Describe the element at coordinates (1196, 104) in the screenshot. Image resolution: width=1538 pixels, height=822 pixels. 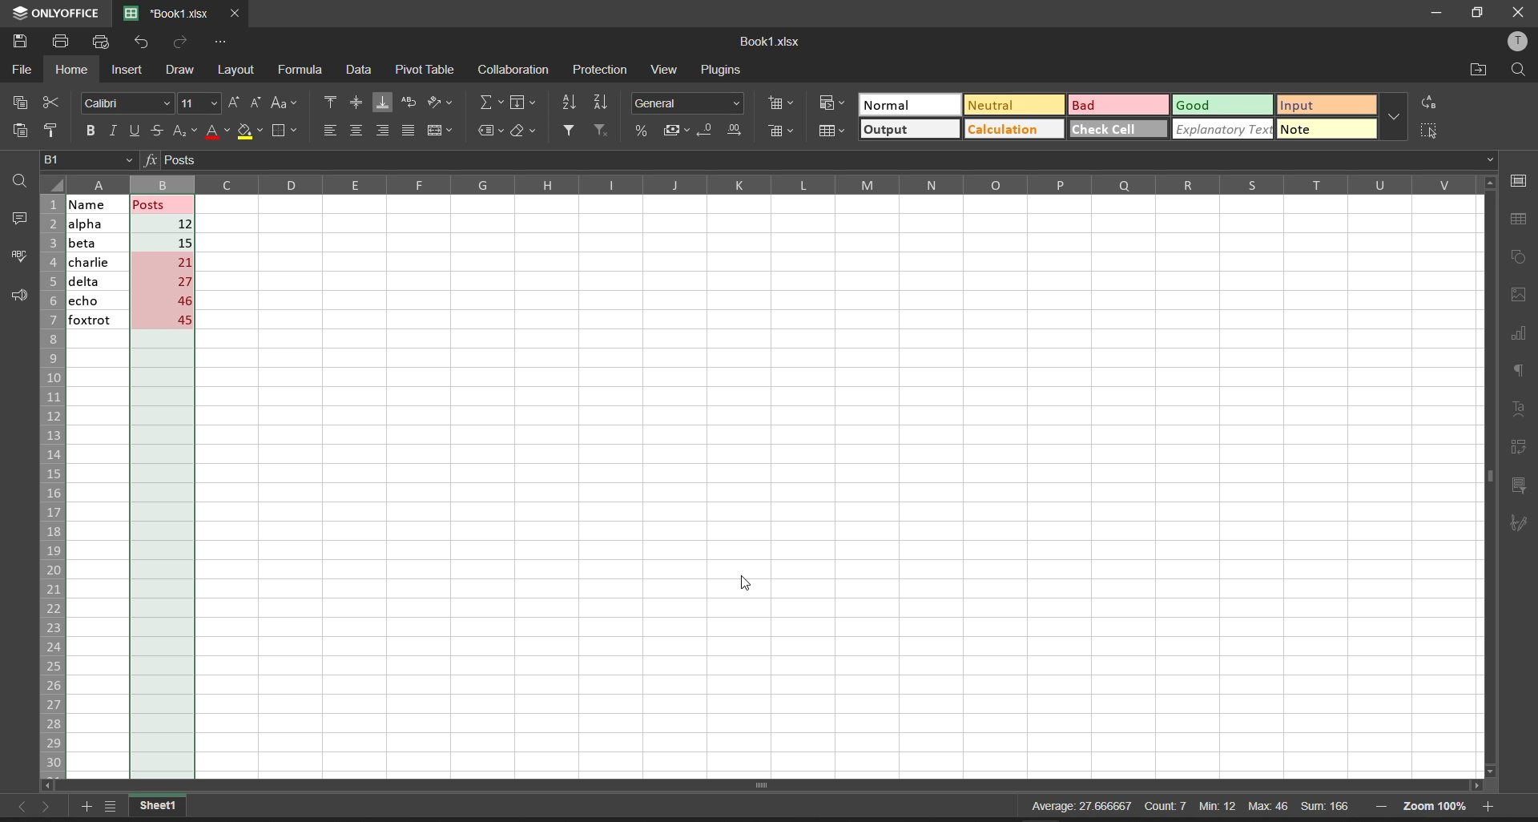
I see `Good` at that location.